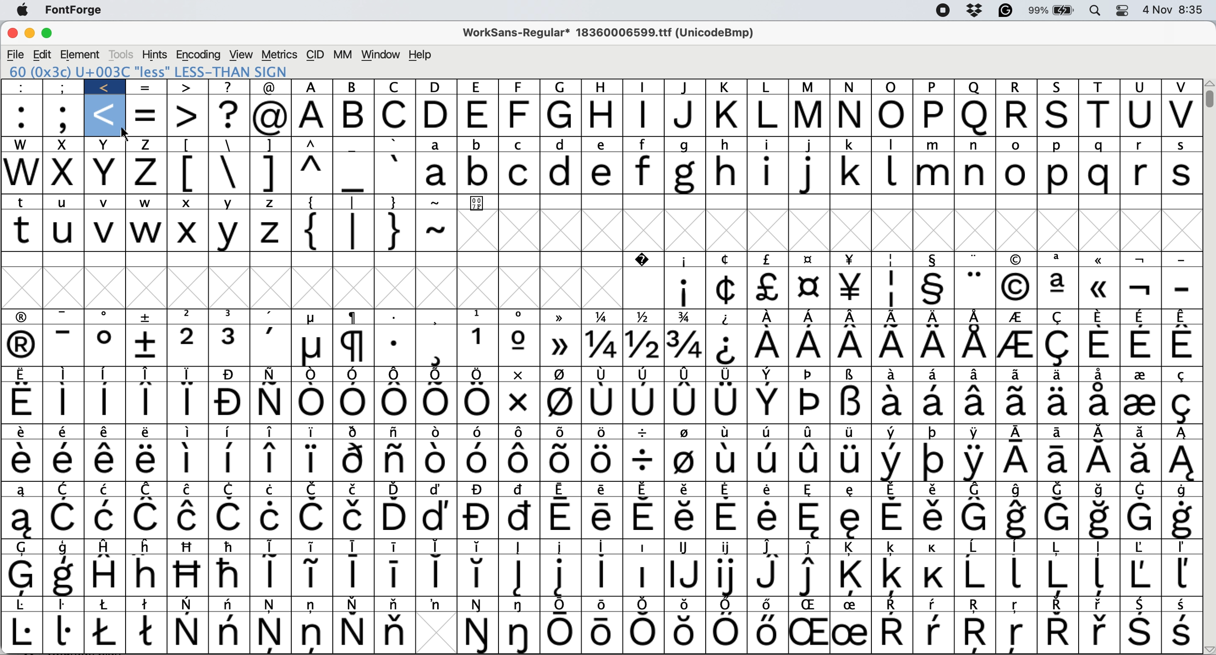  Describe the element at coordinates (563, 518) in the screenshot. I see `symbol` at that location.